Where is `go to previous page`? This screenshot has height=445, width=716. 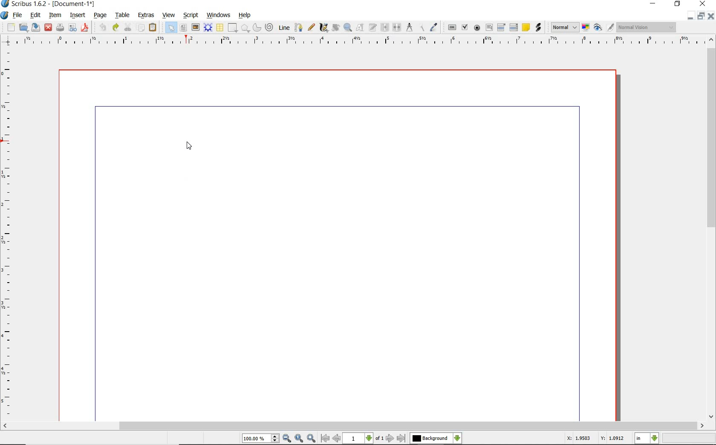
go to previous page is located at coordinates (336, 439).